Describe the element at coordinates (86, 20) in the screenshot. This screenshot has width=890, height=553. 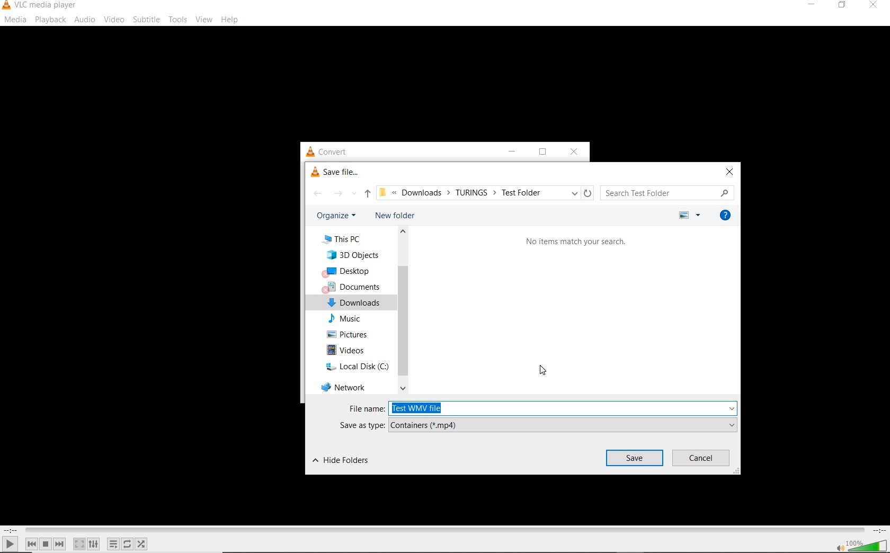
I see `audio` at that location.